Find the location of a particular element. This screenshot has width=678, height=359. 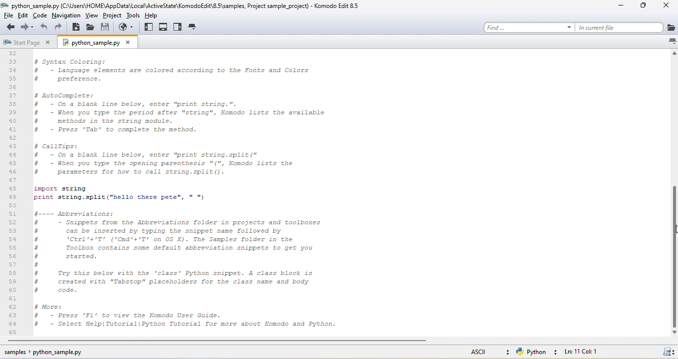

left pane is located at coordinates (148, 27).